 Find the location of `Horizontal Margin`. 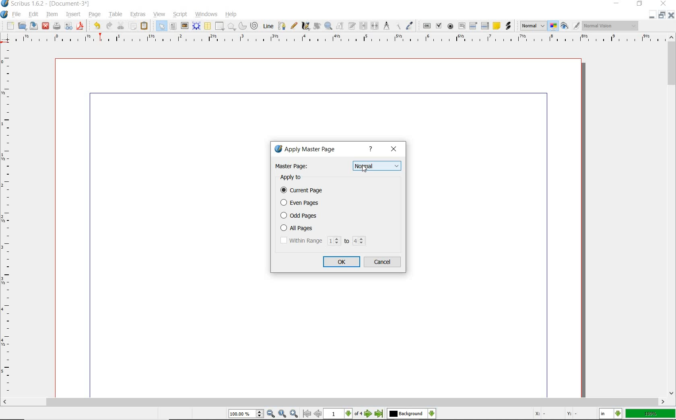

Horizontal Margin is located at coordinates (339, 39).